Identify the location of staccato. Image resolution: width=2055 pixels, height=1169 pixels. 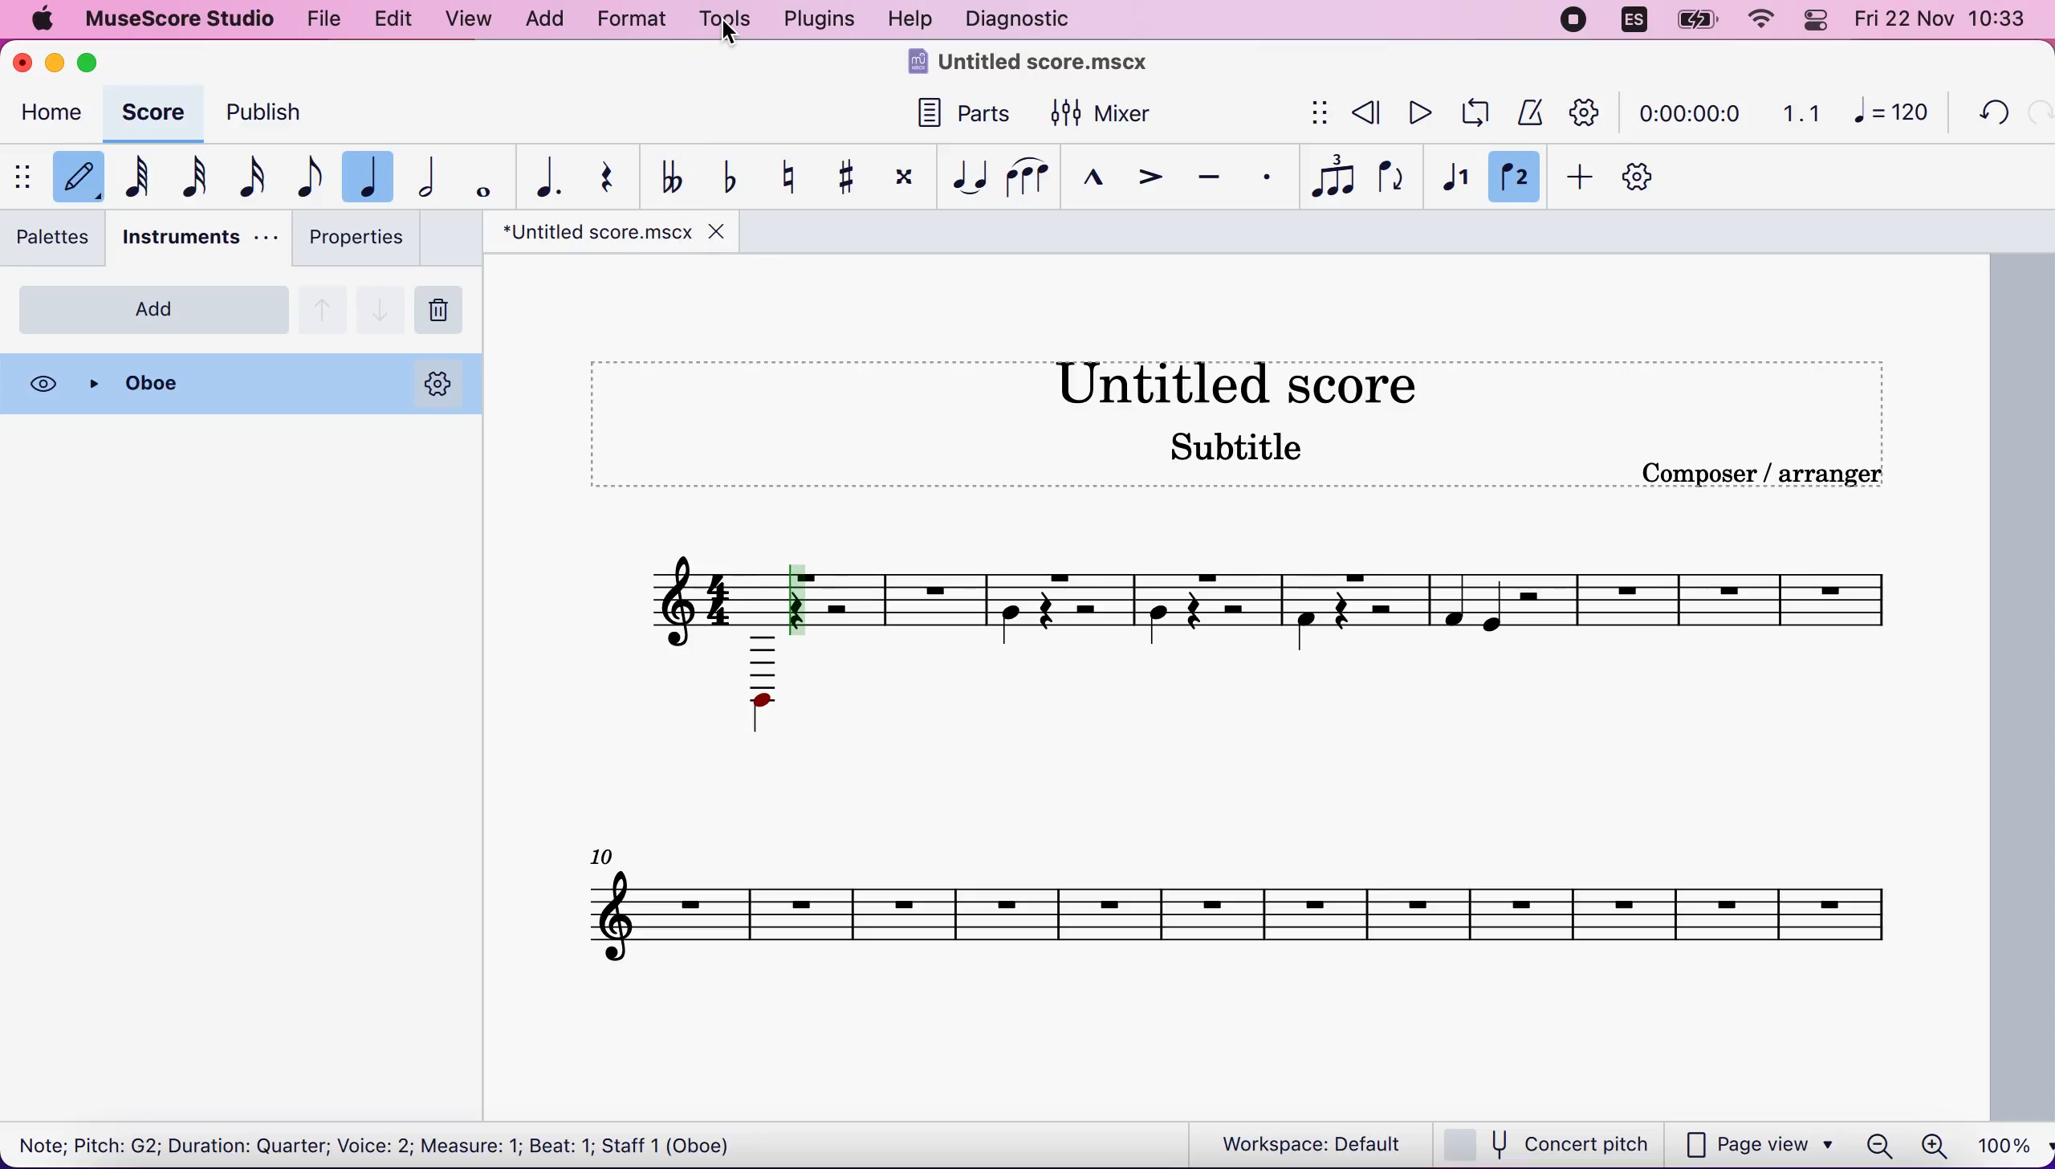
(1264, 177).